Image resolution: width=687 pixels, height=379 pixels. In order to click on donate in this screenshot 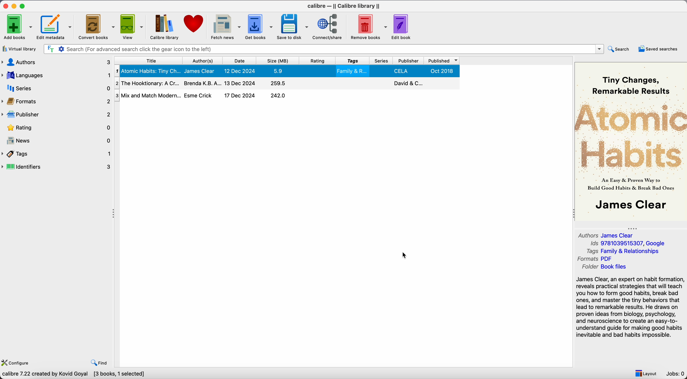, I will do `click(194, 23)`.